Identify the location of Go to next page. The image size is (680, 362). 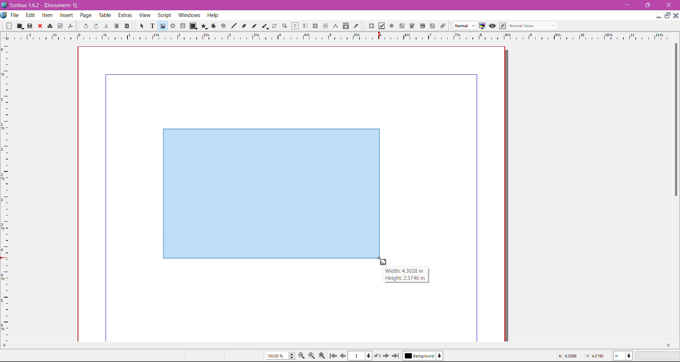
(387, 356).